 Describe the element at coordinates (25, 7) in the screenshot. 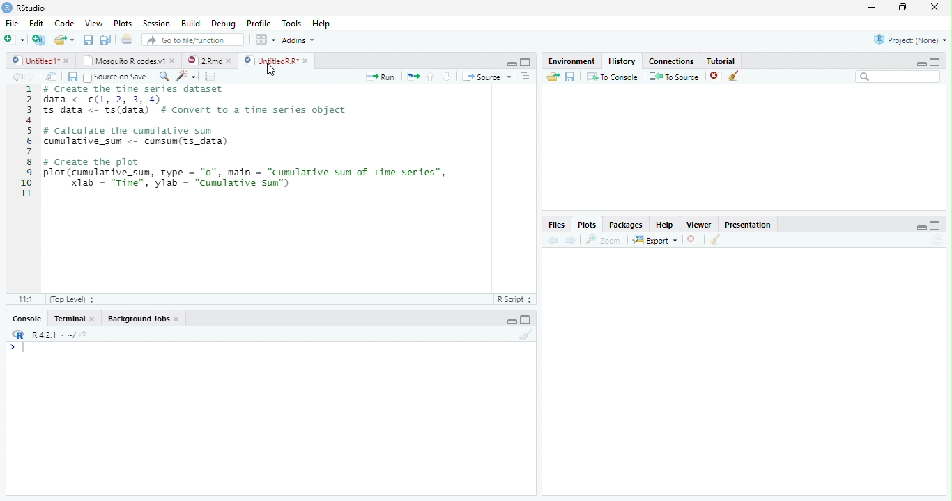

I see `Rstudio` at that location.